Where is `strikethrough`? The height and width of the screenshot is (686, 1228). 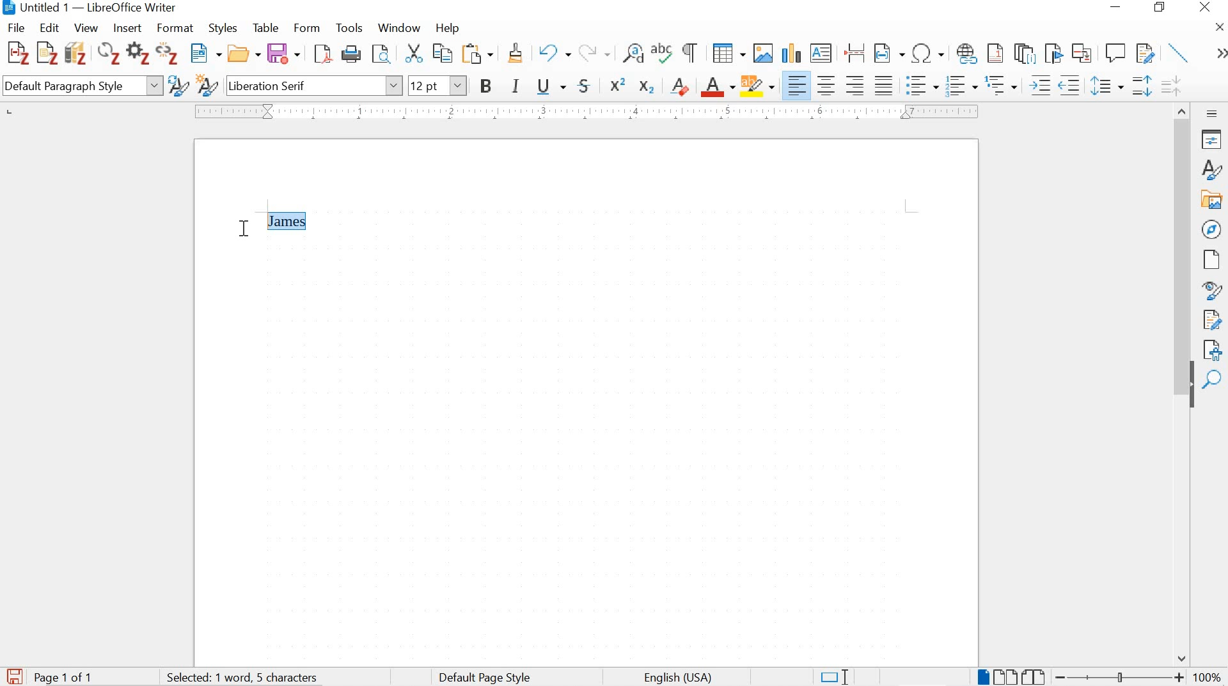 strikethrough is located at coordinates (587, 86).